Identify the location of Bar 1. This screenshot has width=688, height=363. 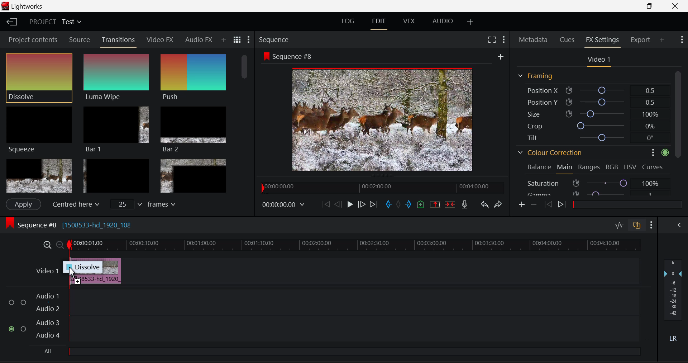
(116, 129).